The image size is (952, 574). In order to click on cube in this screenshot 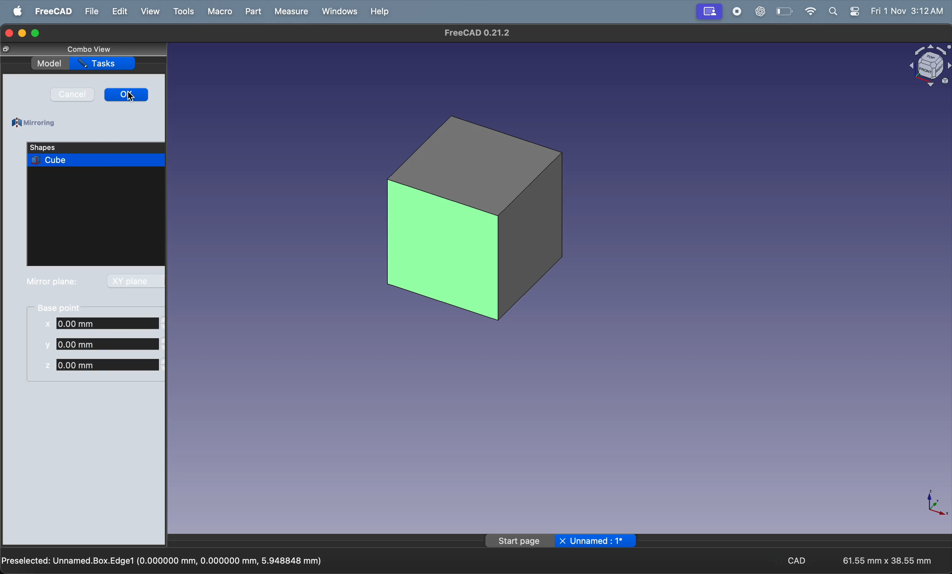, I will do `click(475, 218)`.